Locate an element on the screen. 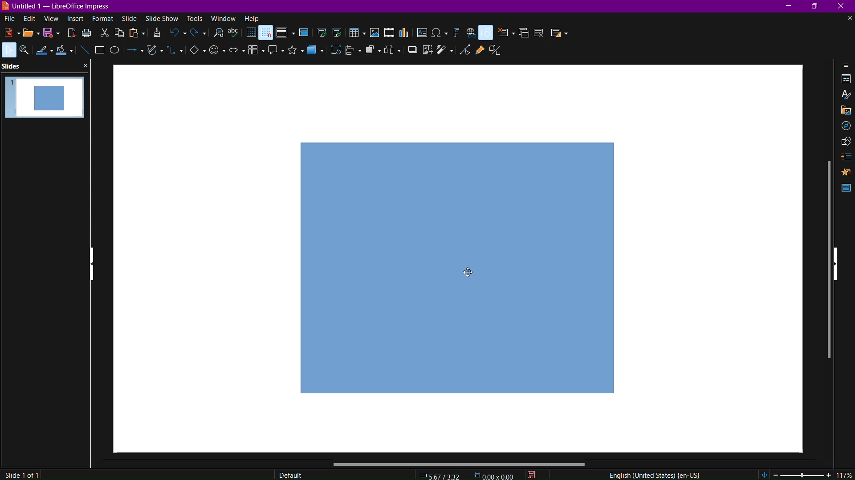  Copy is located at coordinates (121, 34).